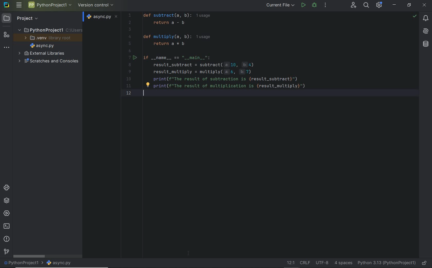 This screenshot has height=268, width=432. I want to click on bug, so click(314, 5).